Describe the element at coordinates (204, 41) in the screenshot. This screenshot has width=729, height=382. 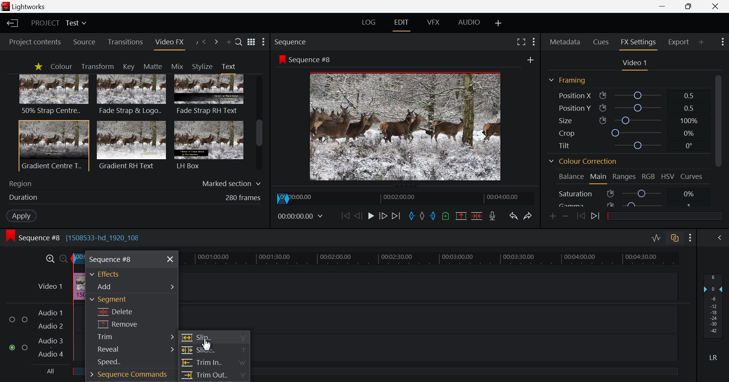
I see `Previous Panel` at that location.